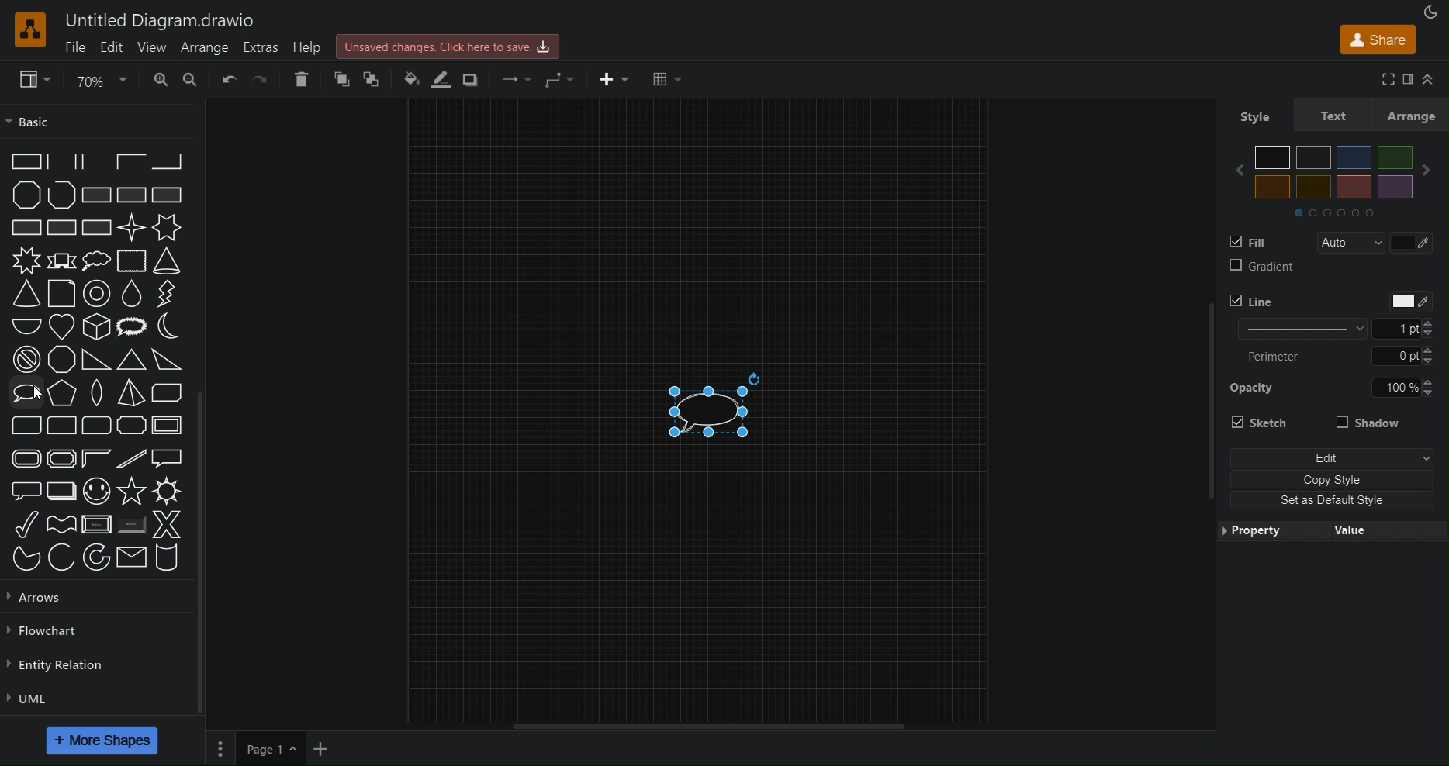  What do you see at coordinates (1268, 533) in the screenshot?
I see `Property ` at bounding box center [1268, 533].